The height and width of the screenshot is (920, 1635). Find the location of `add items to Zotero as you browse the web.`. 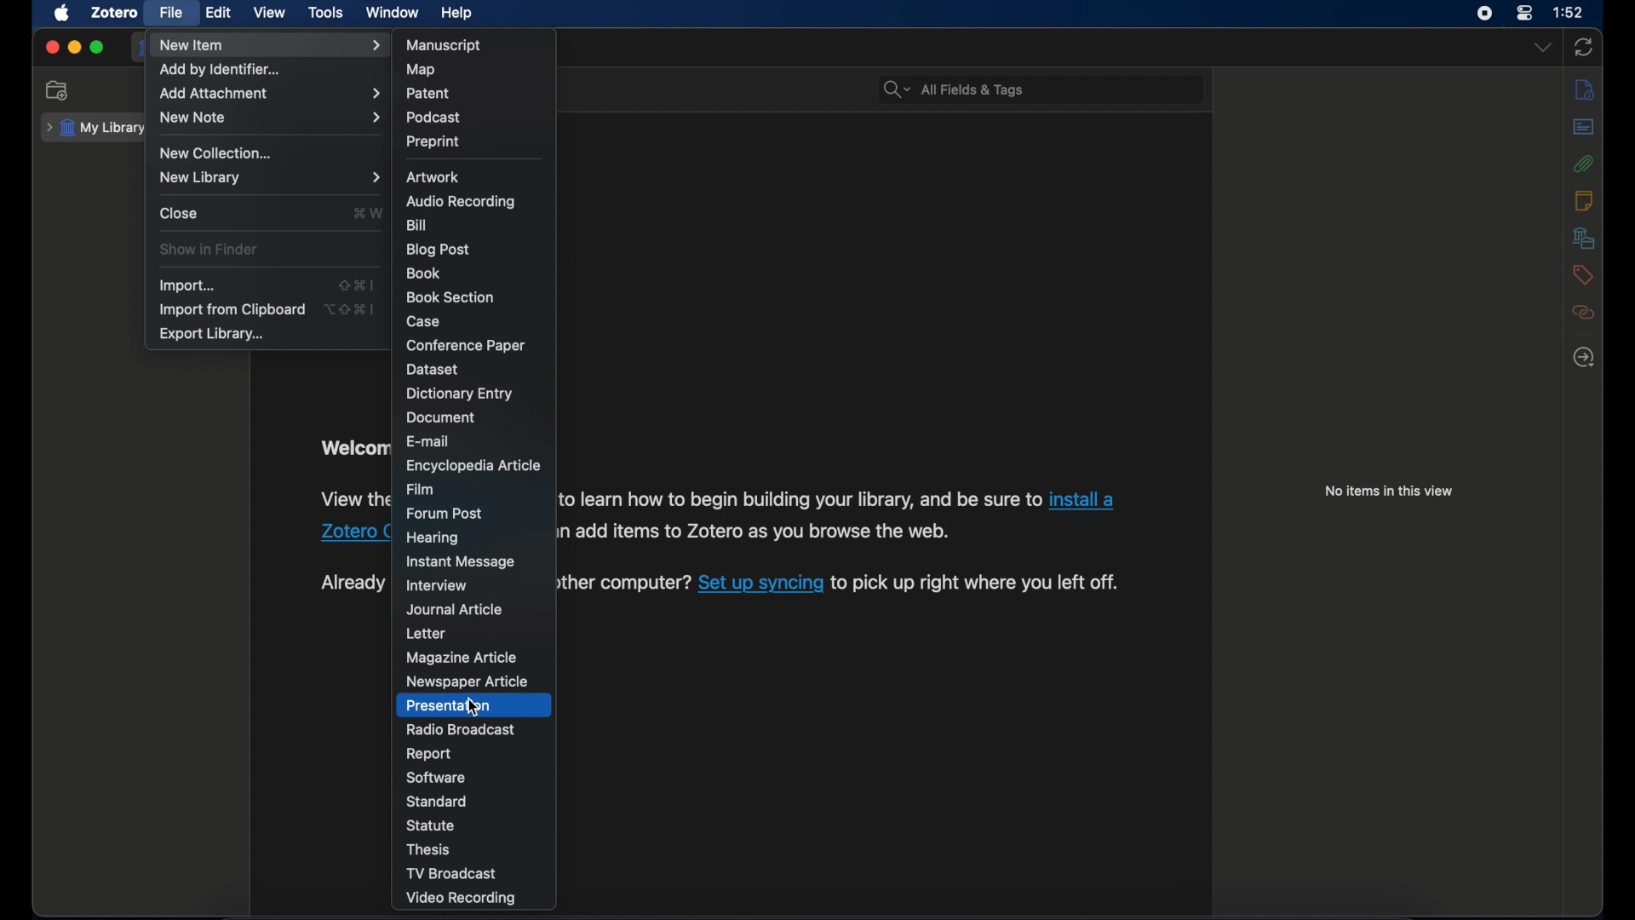

add items to Zotero as you browse the web. is located at coordinates (760, 532).